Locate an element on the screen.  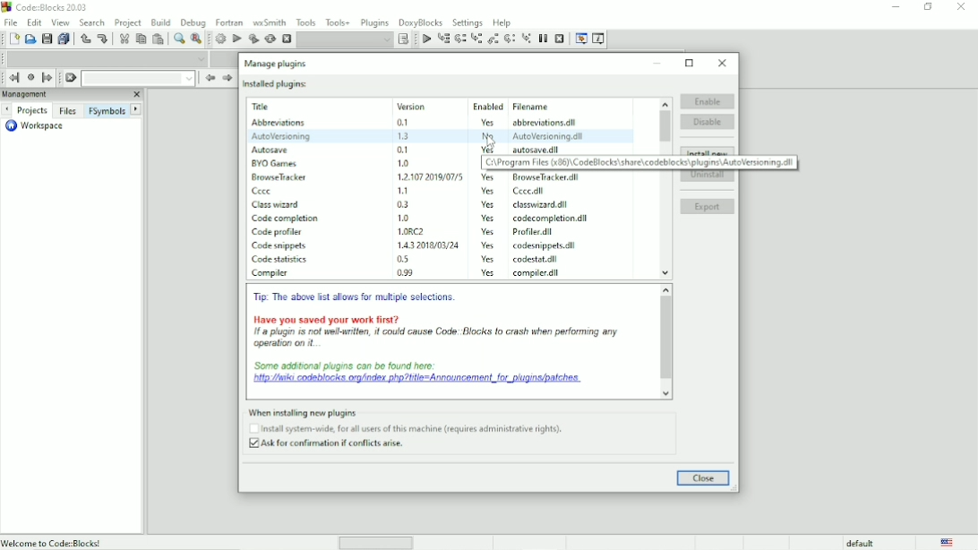
Close is located at coordinates (723, 64).